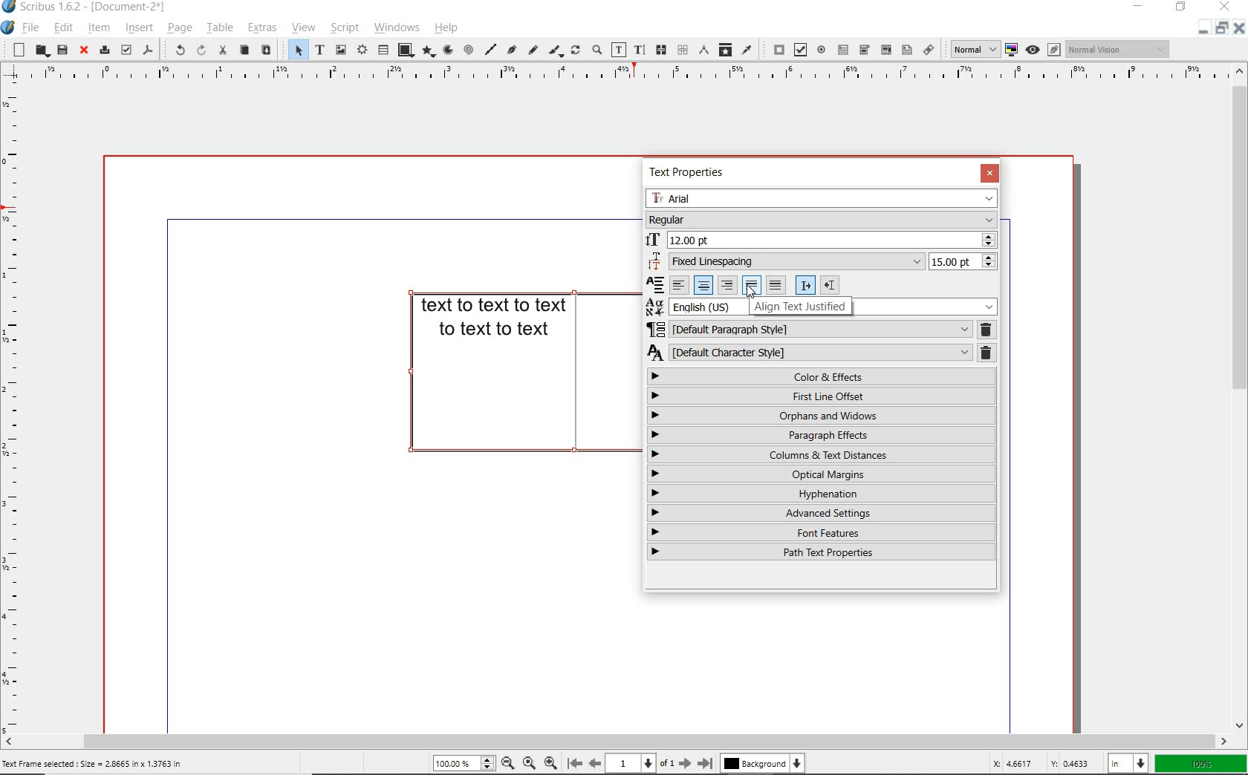 This screenshot has width=1248, height=775. I want to click on FONT SIZE, so click(823, 238).